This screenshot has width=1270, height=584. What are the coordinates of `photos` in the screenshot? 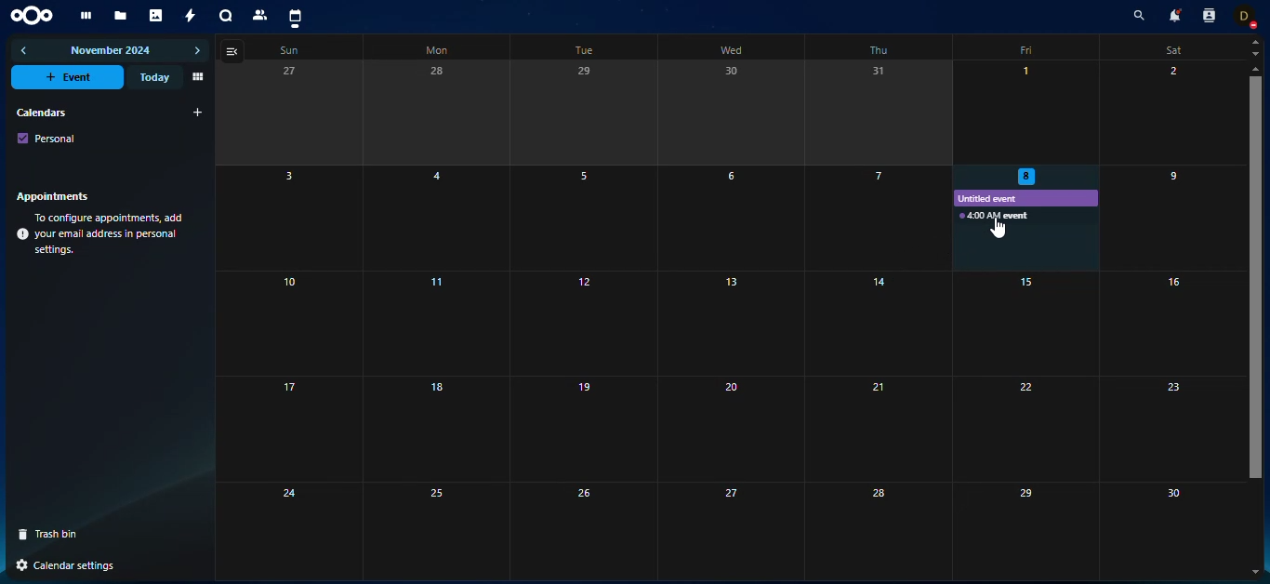 It's located at (157, 16).